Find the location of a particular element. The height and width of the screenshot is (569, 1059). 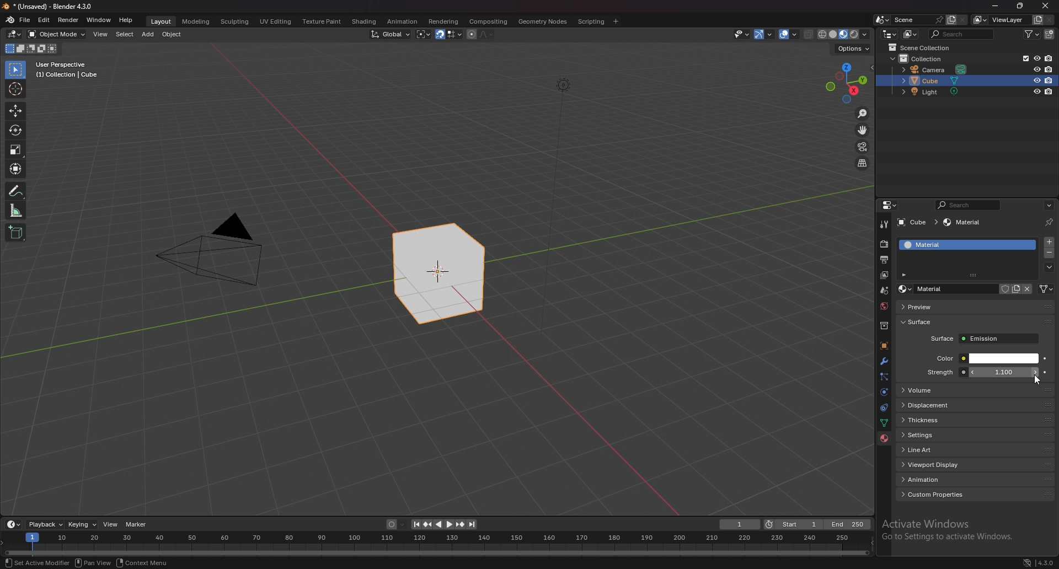

reduce strength is located at coordinates (972, 372).